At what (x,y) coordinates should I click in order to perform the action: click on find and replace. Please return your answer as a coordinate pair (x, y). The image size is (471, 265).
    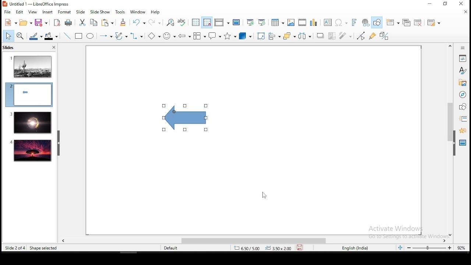
    Looking at the image, I should click on (170, 22).